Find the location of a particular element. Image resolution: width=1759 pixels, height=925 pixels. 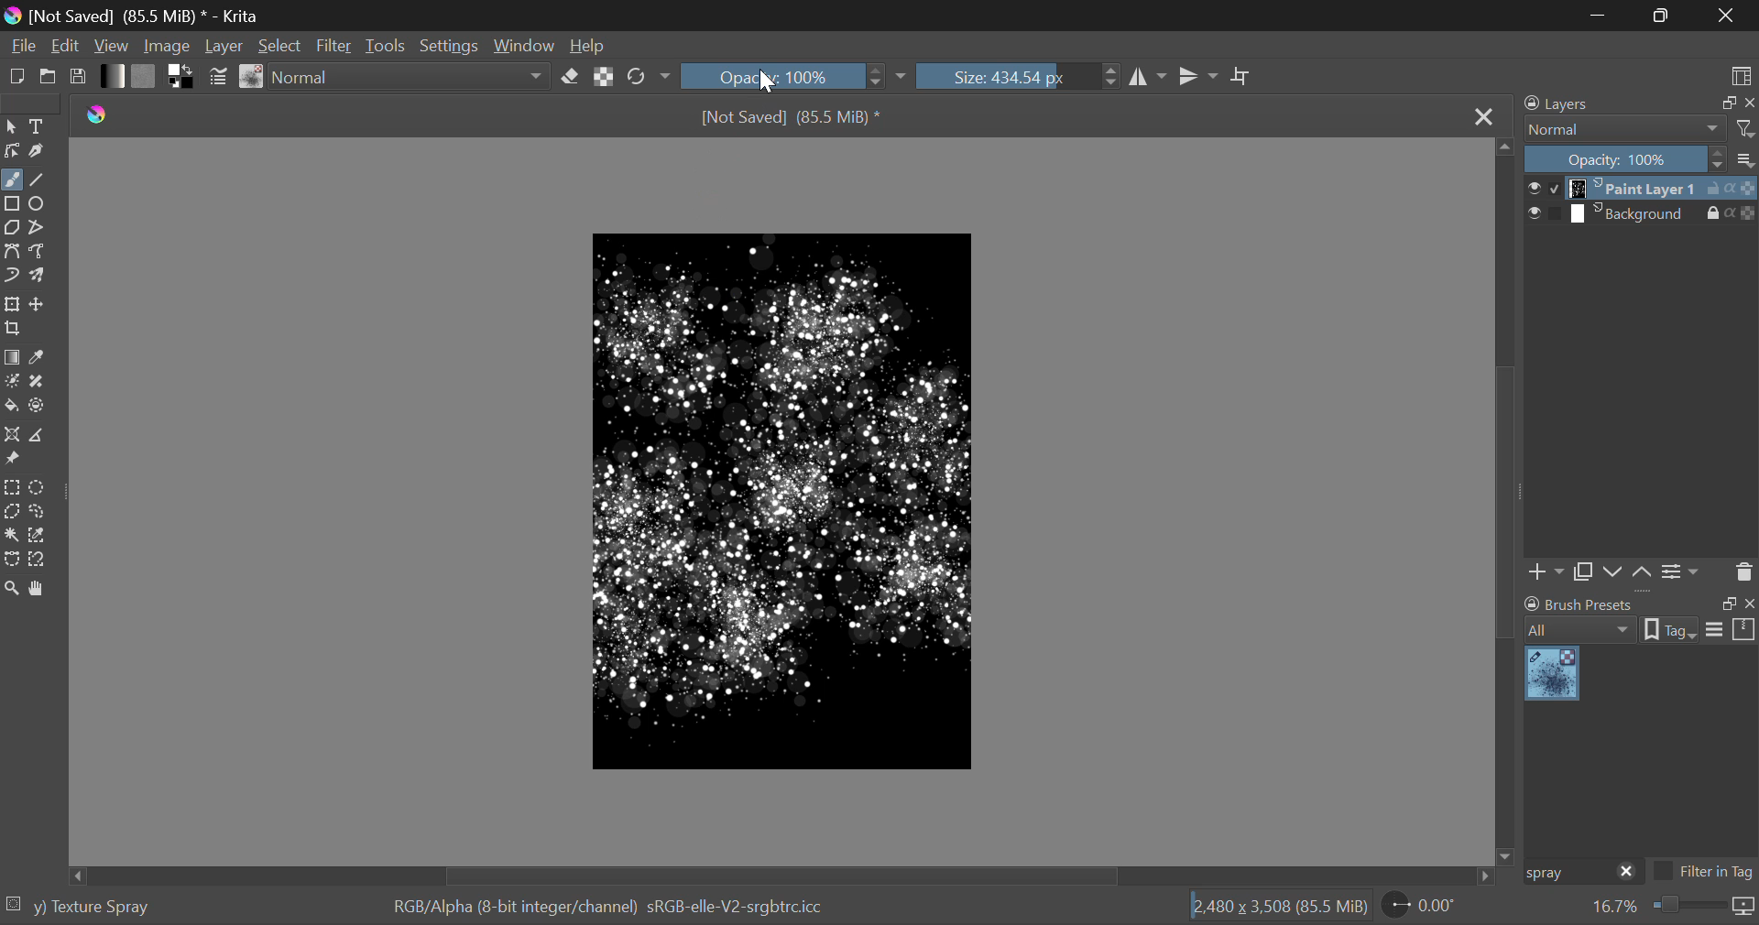

Brush Size is located at coordinates (1018, 76).